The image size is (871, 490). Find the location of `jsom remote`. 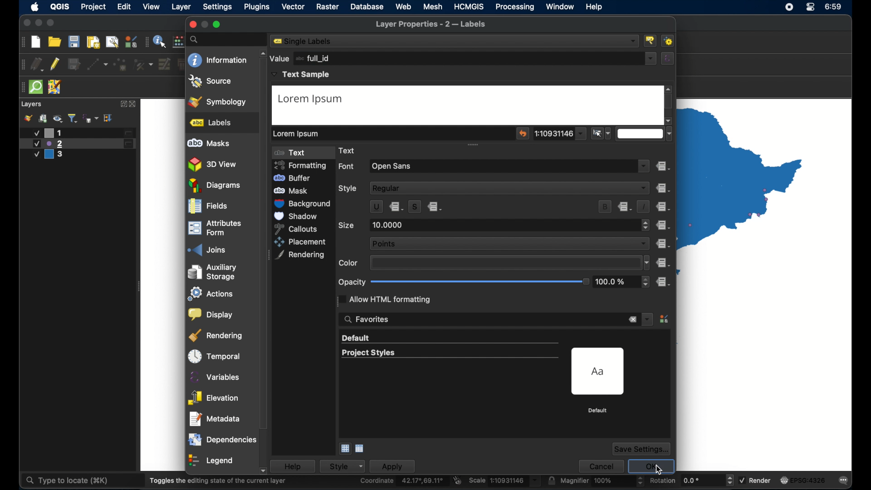

jsom remote is located at coordinates (55, 87).